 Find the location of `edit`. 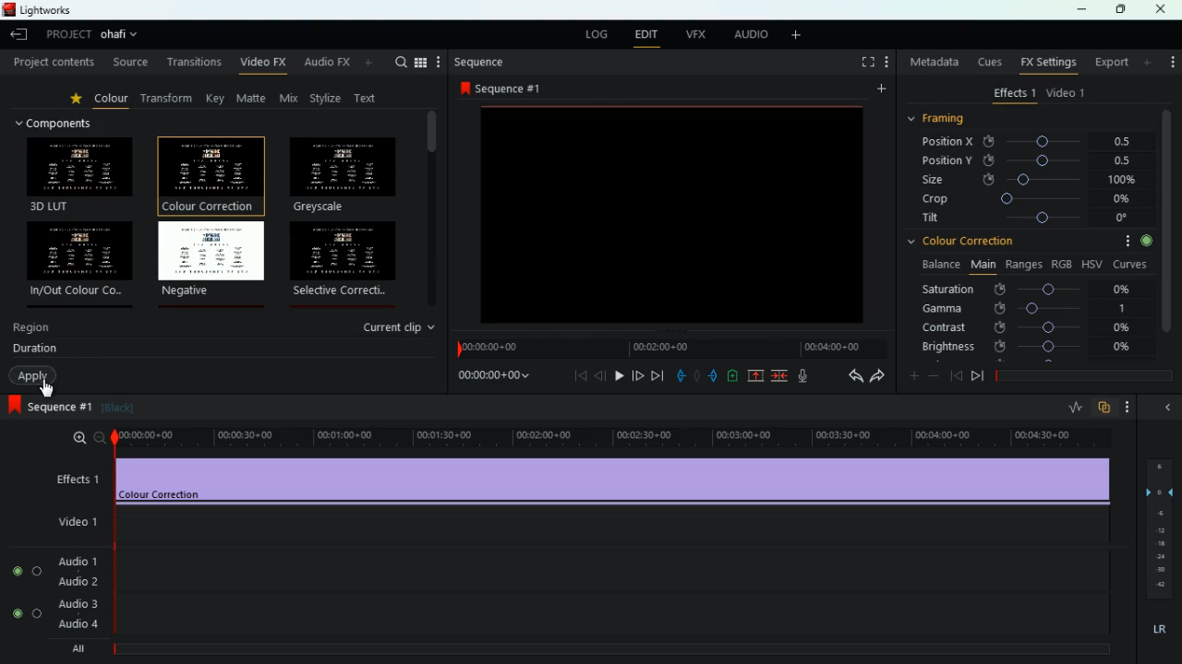

edit is located at coordinates (647, 35).